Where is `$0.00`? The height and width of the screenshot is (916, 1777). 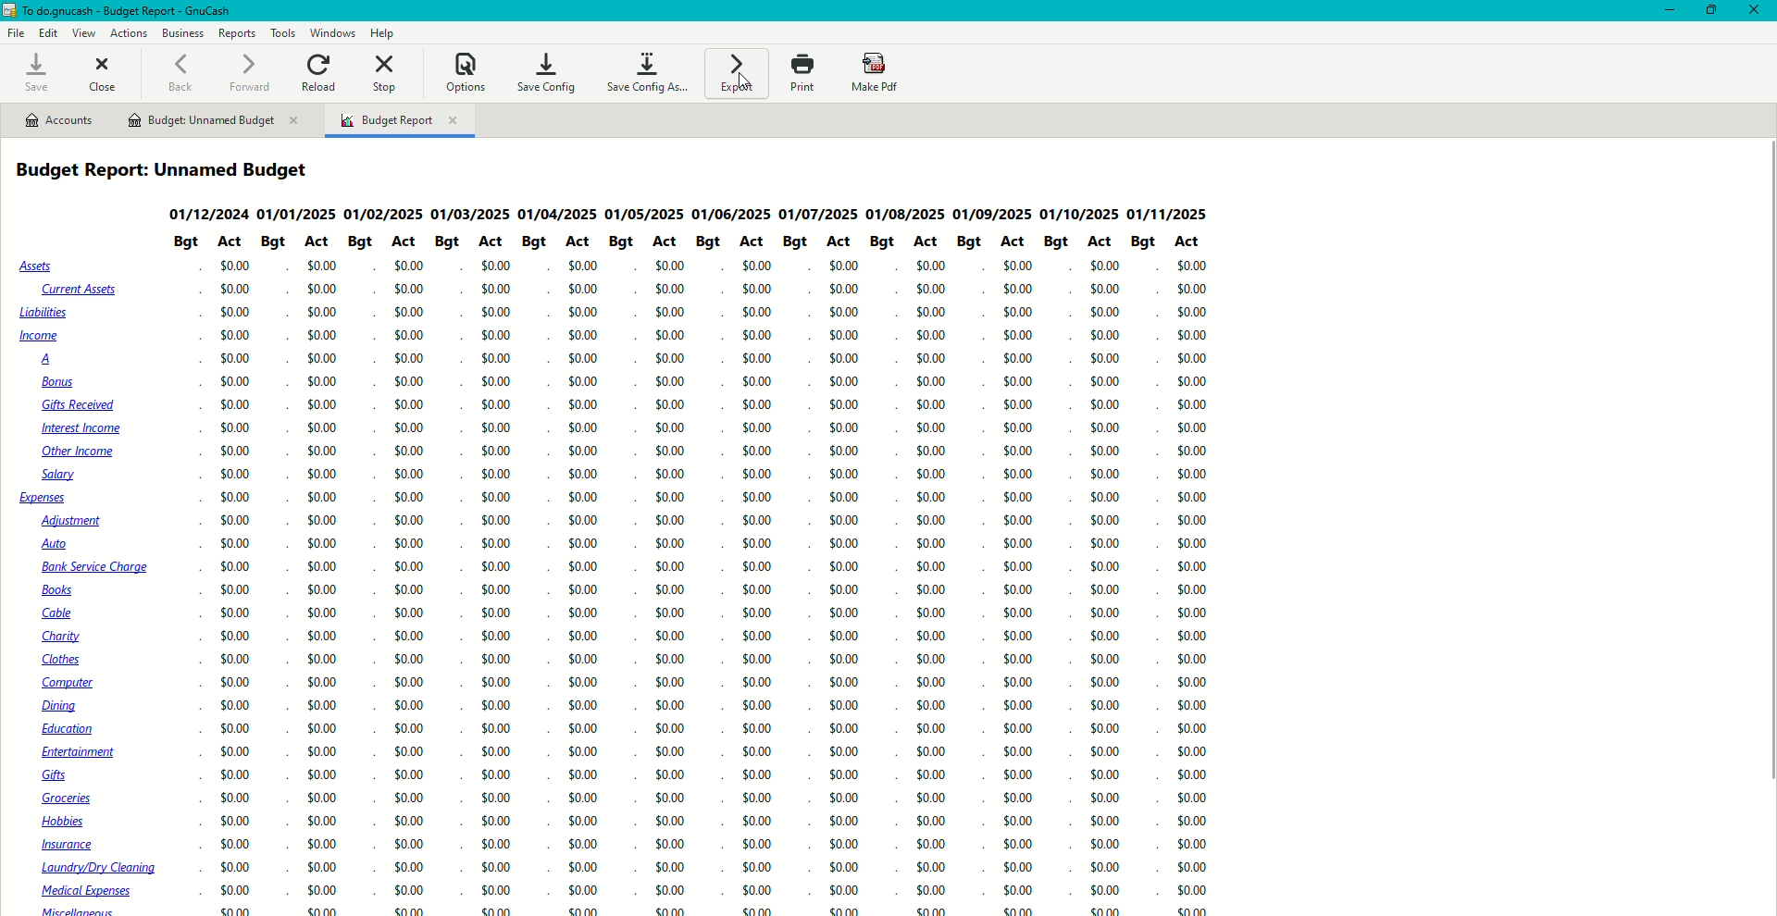
$0.00 is located at coordinates (578, 659).